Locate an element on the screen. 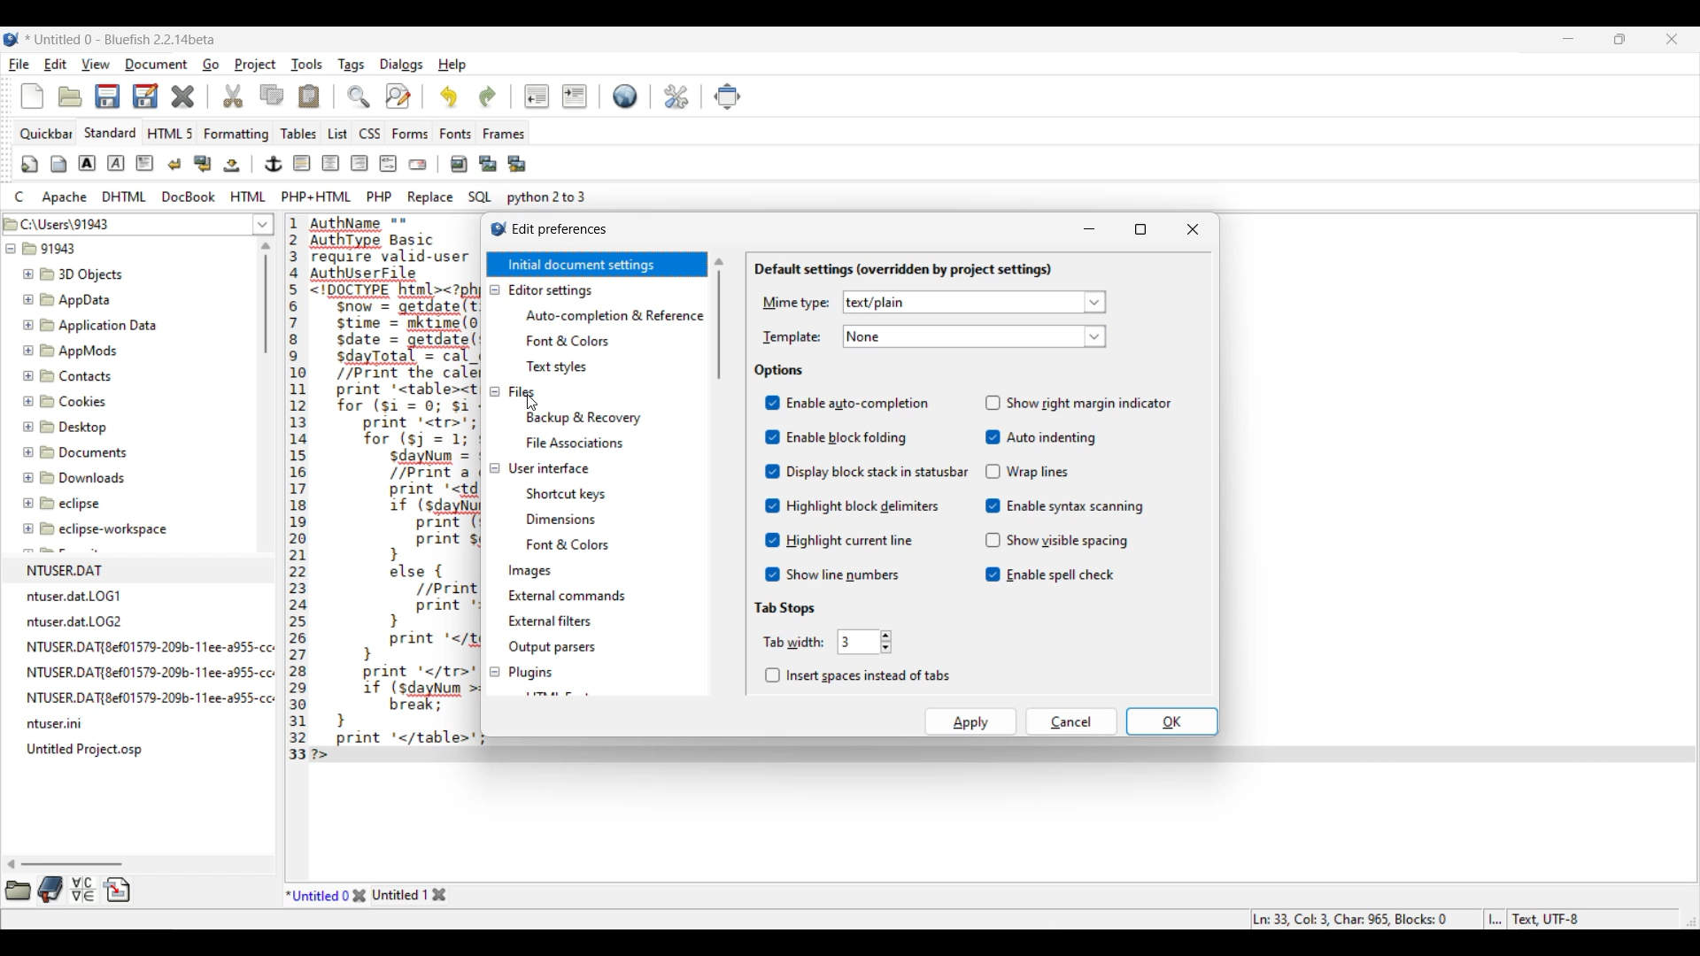  Formatting menu is located at coordinates (236, 135).